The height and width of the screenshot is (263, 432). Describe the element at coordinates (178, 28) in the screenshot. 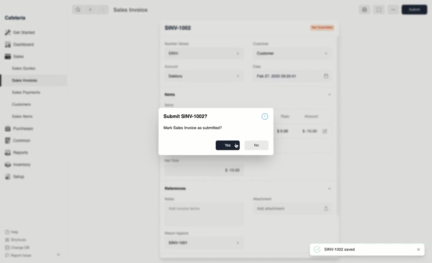

I see `SINV-1001` at that location.